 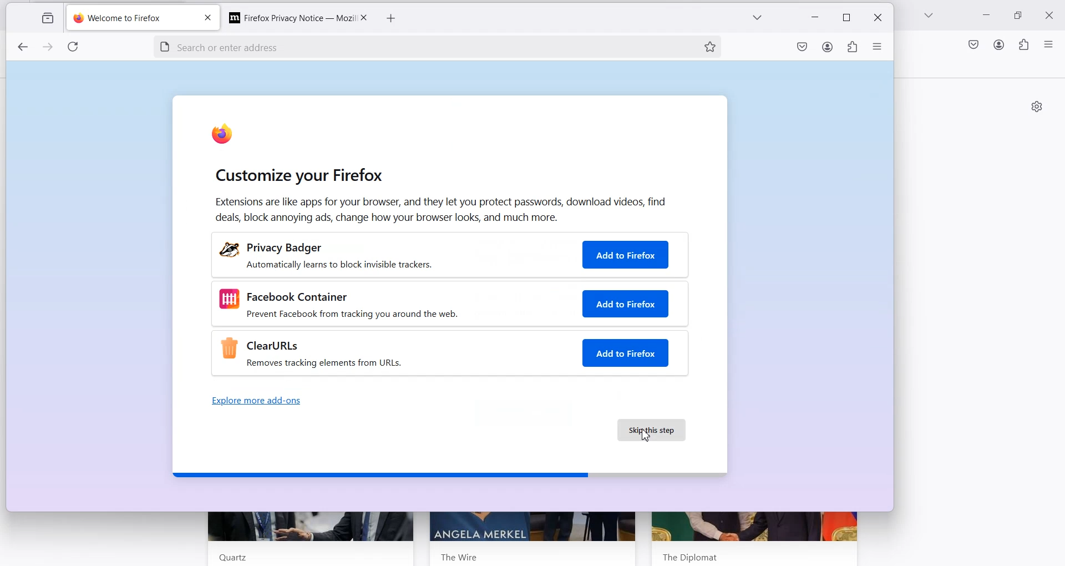 I want to click on Bookmark this page, so click(x=709, y=46).